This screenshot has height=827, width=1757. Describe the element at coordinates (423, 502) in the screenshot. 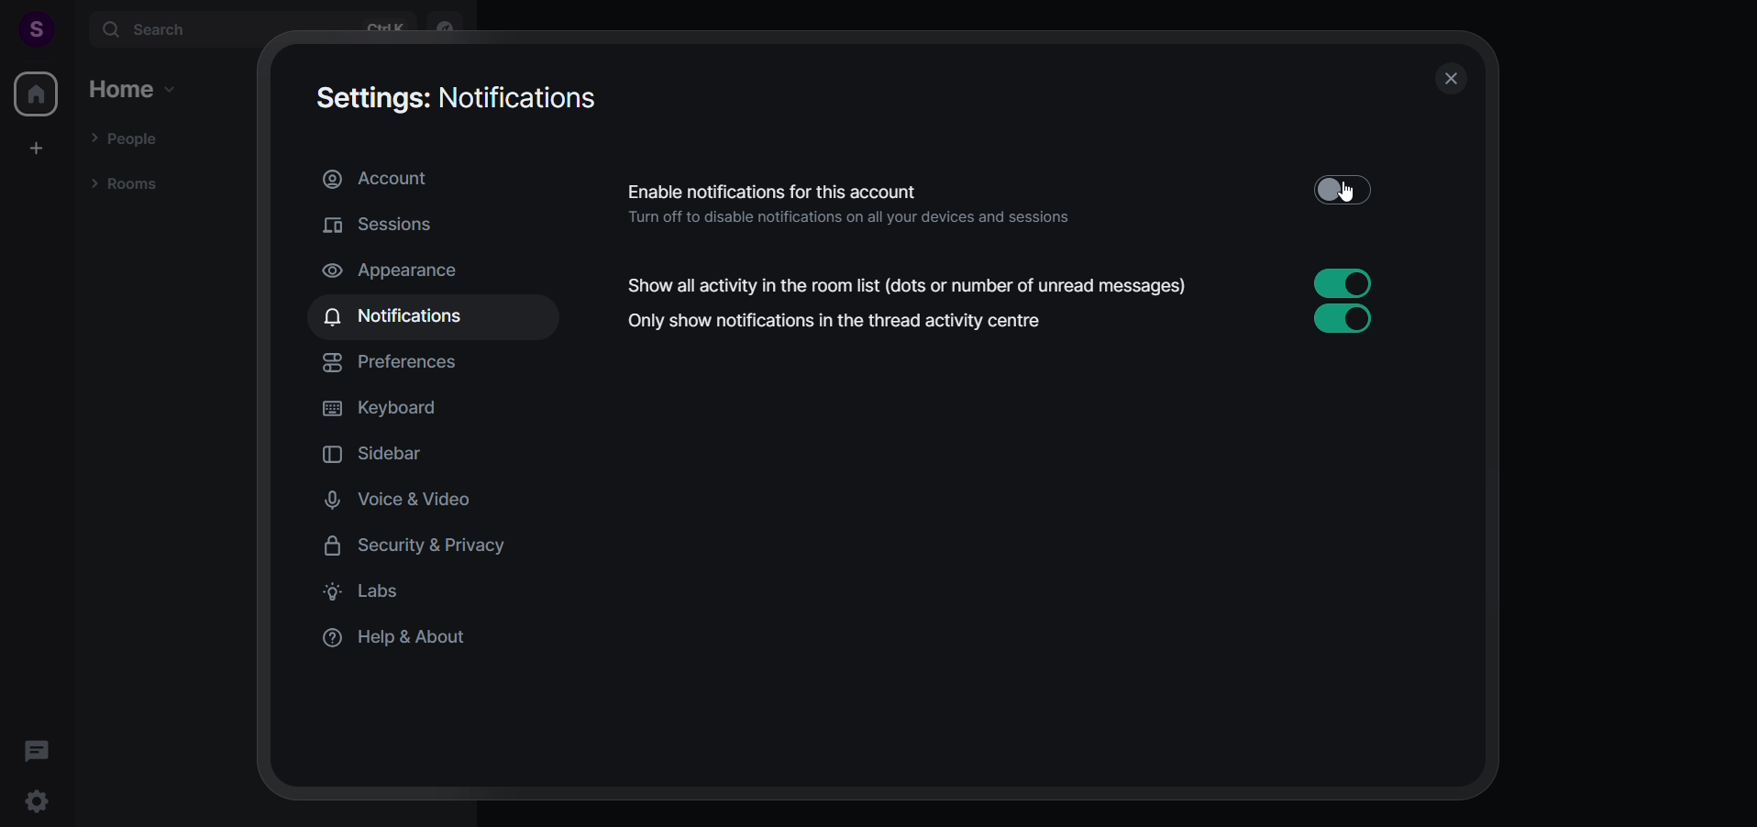

I see `voice & voice` at that location.